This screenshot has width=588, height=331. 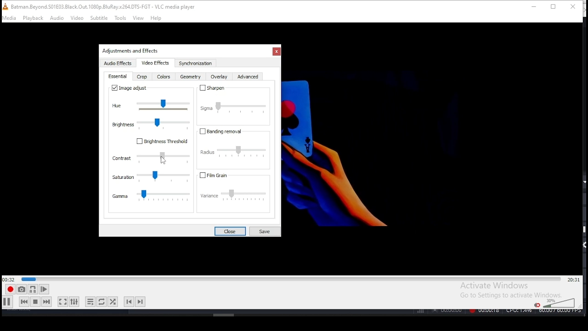 I want to click on , so click(x=132, y=50).